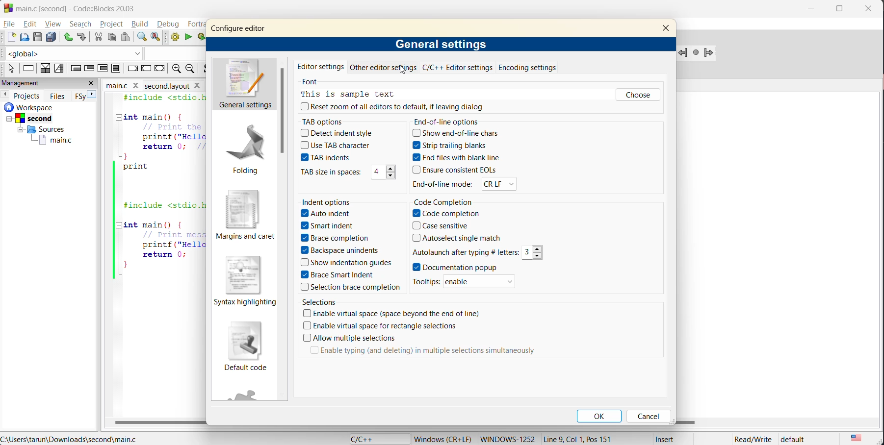 This screenshot has height=445, width=884. I want to click on End-of-line mode, so click(444, 185).